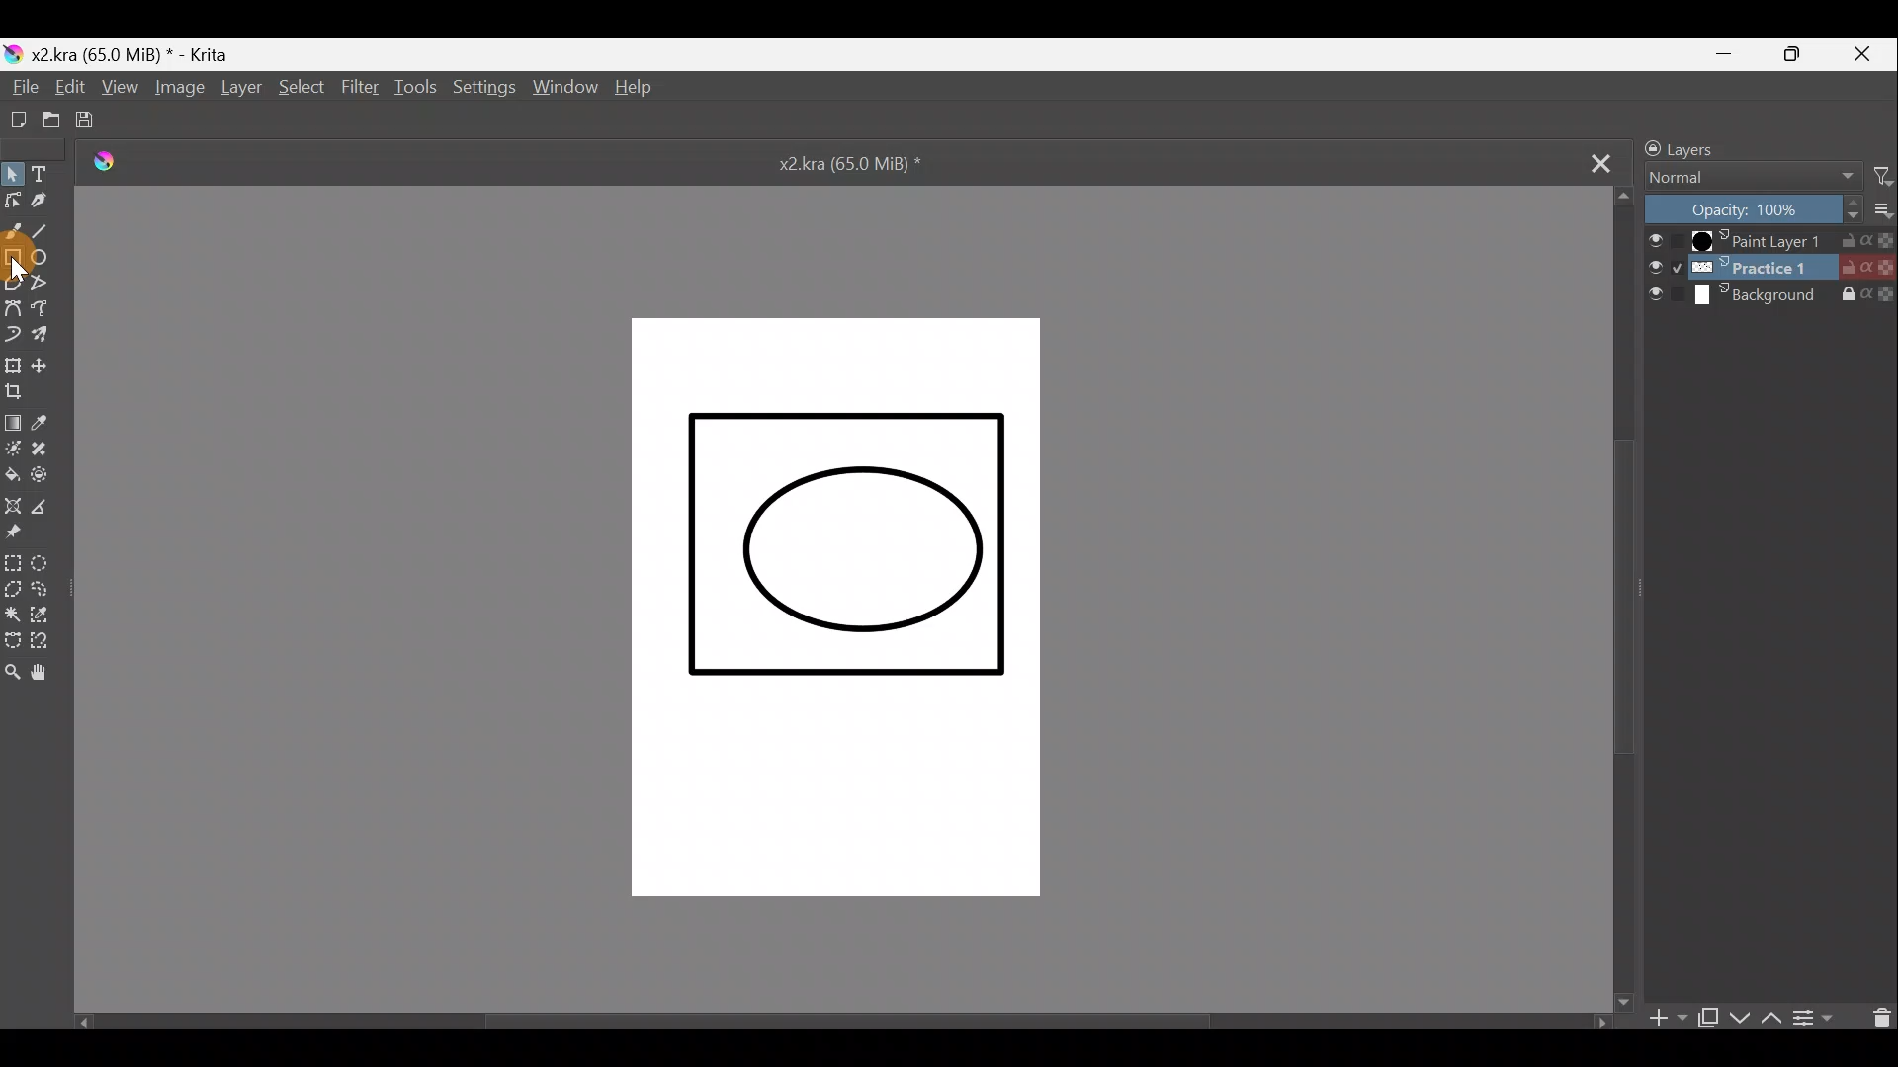 This screenshot has height=1067, width=1898. Describe the element at coordinates (46, 261) in the screenshot. I see `Ellipse tool` at that location.